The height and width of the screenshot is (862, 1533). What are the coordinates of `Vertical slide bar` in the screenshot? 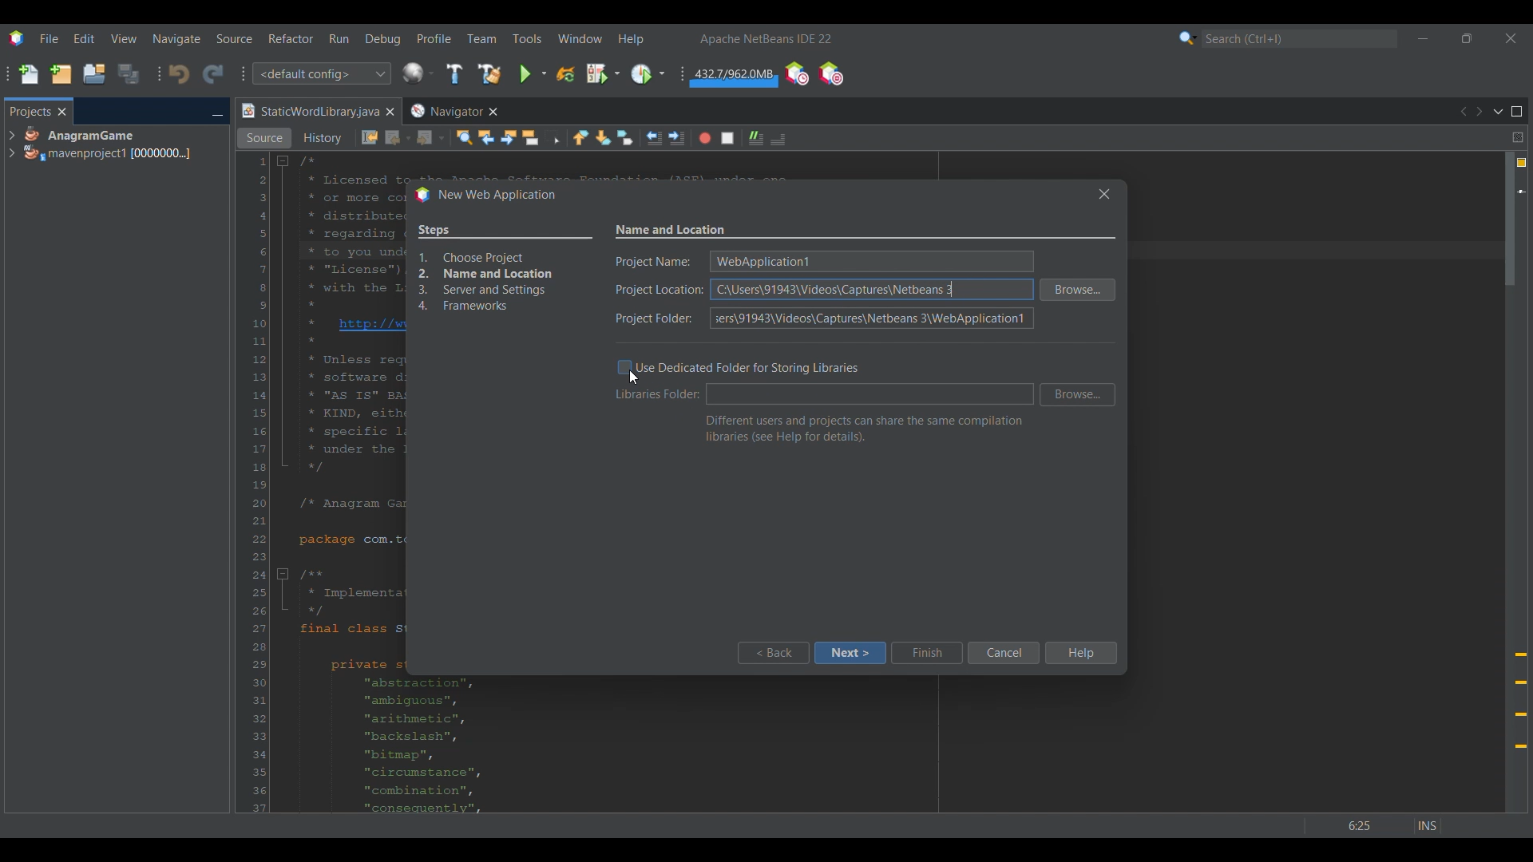 It's located at (1510, 482).